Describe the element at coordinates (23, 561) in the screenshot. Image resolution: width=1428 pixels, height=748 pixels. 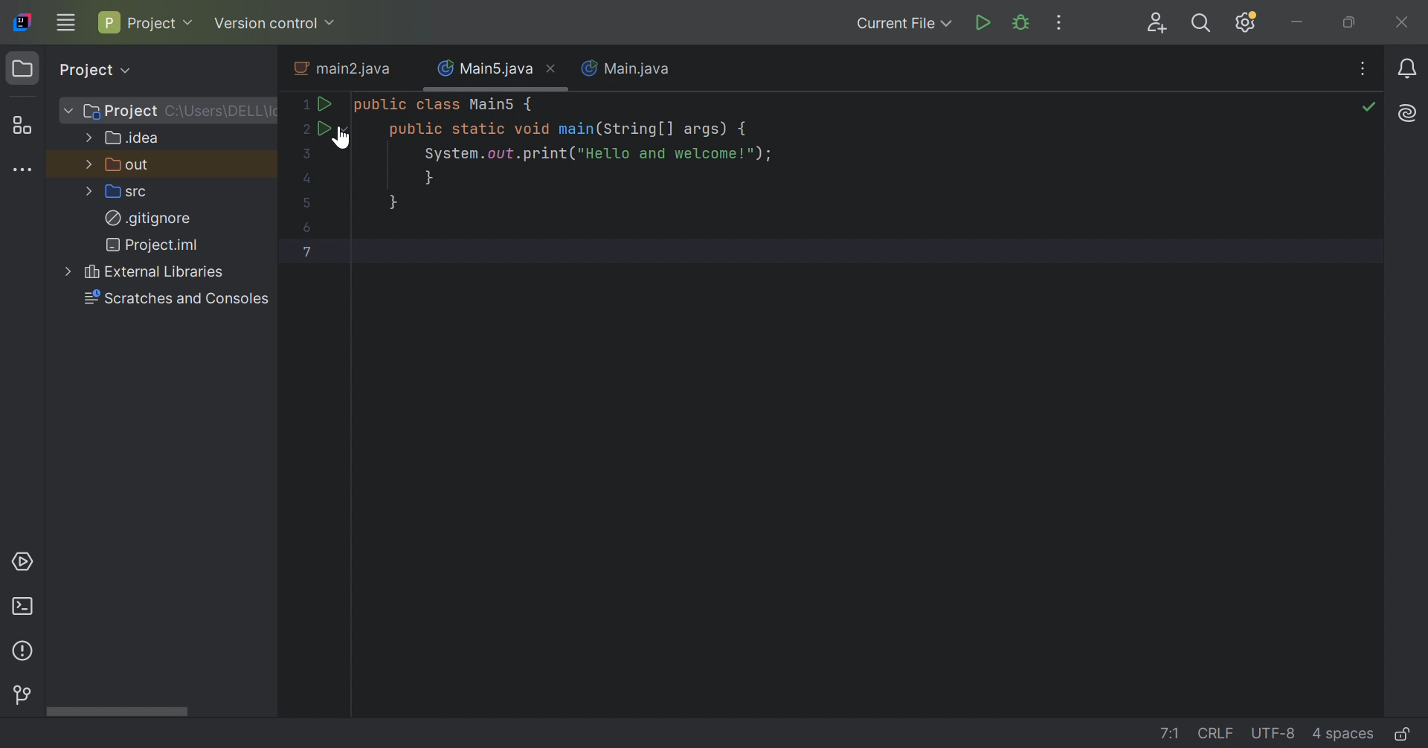
I see `Services` at that location.